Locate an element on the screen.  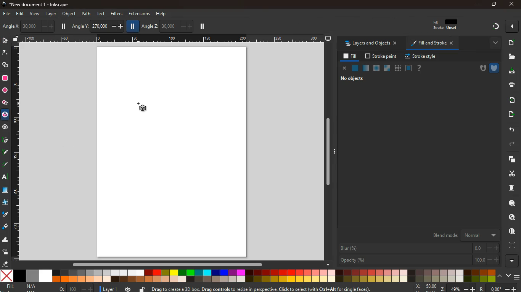
close is located at coordinates (511, 5).